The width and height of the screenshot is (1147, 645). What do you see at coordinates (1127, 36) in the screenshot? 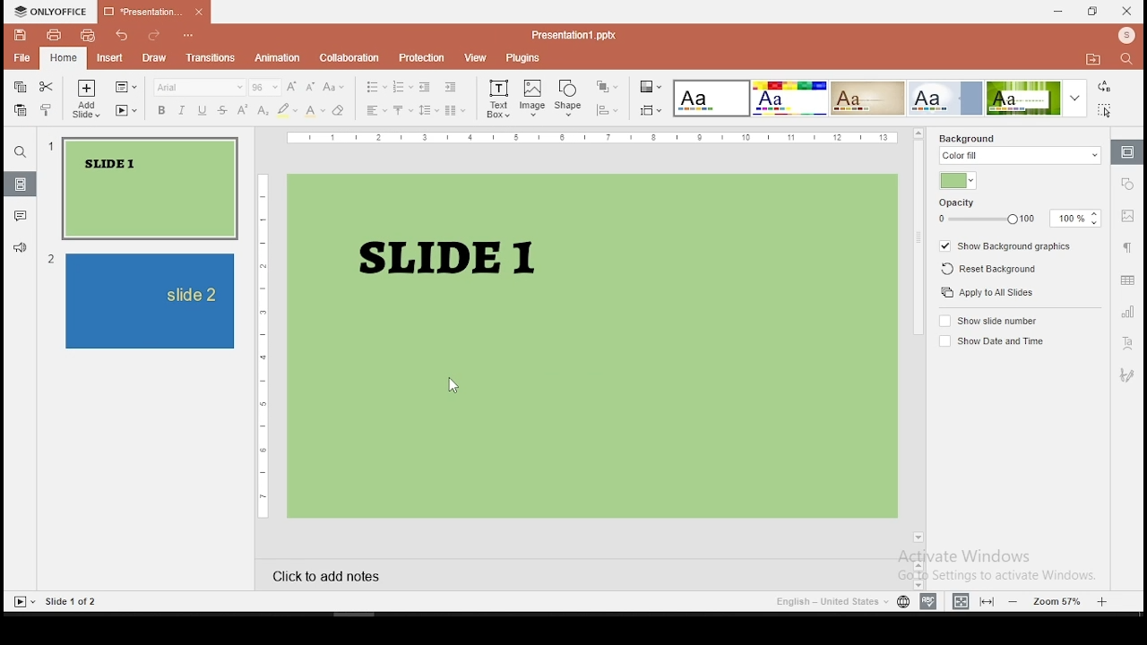
I see `profile` at bounding box center [1127, 36].